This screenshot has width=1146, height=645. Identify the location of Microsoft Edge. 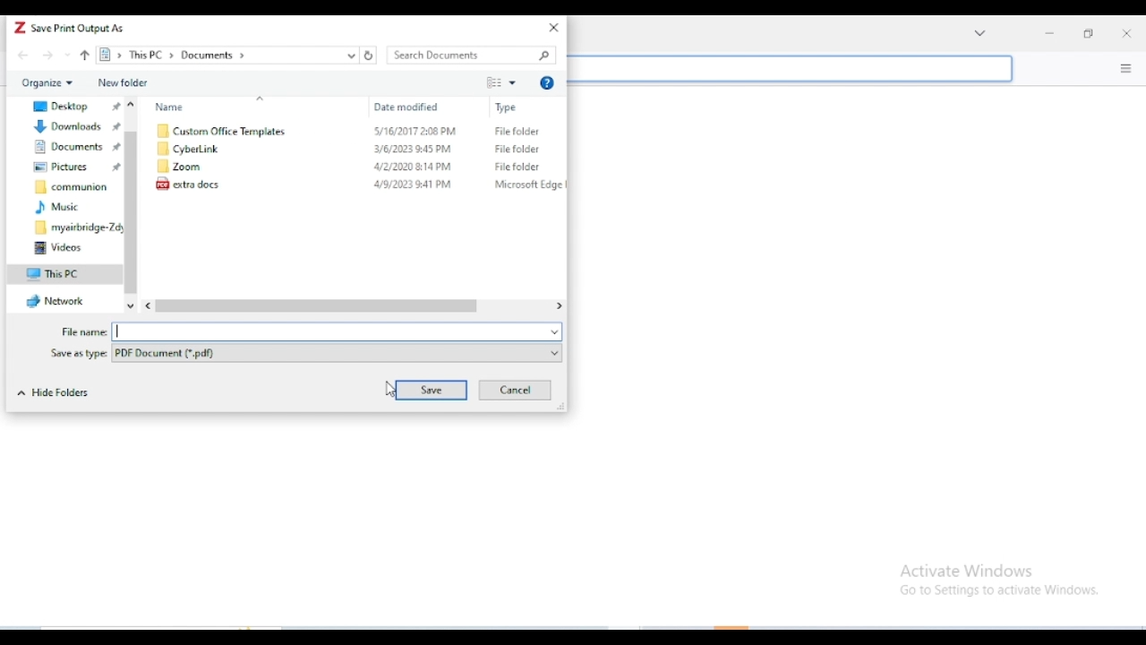
(529, 184).